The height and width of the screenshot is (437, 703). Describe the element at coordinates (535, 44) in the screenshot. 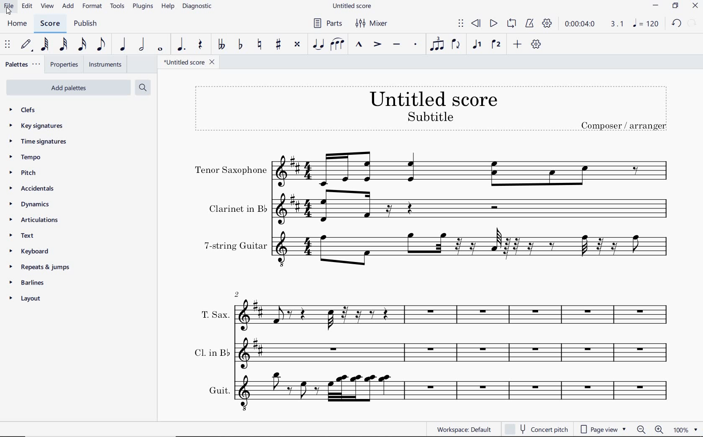

I see `CUSTOMIZE TOOLBAR` at that location.